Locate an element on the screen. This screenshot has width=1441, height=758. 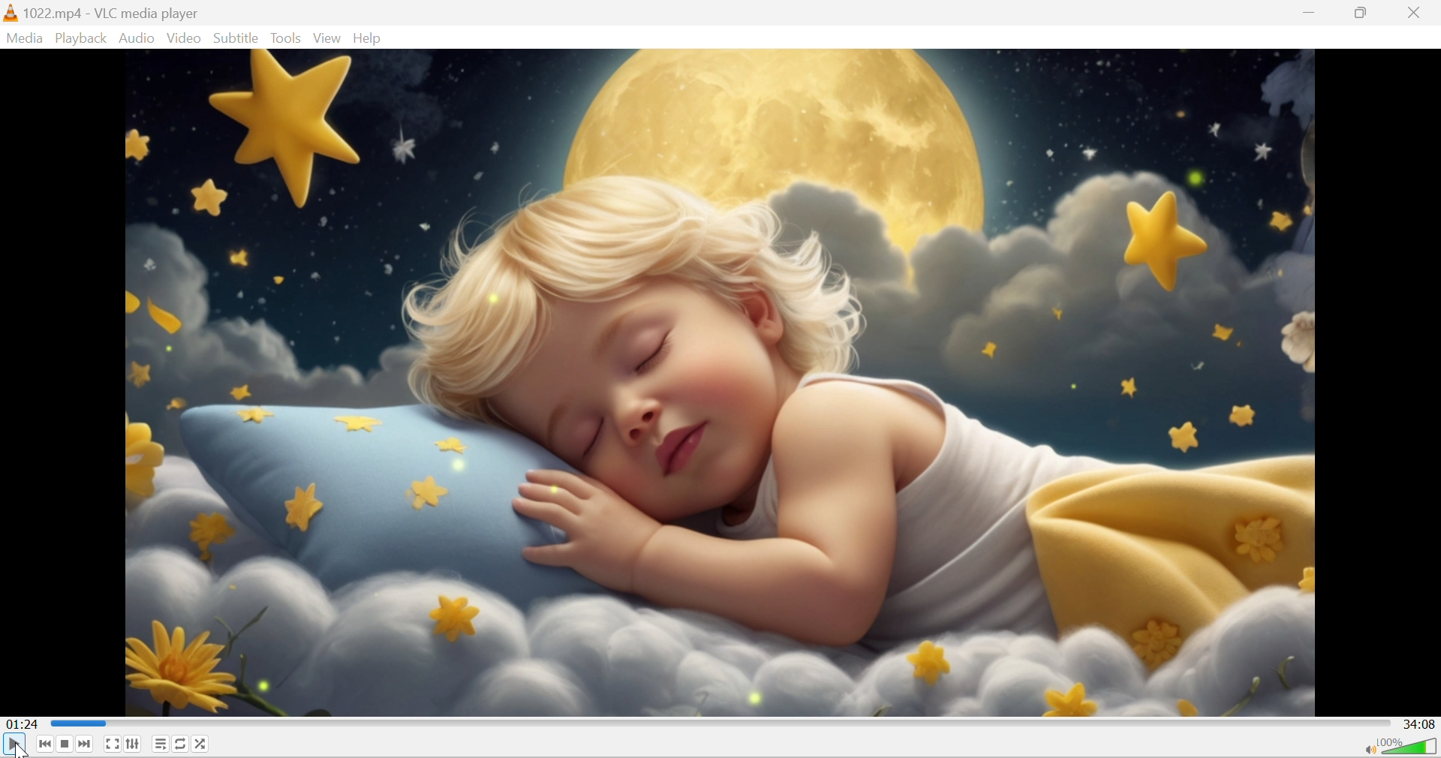
Toggle playlist is located at coordinates (162, 744).